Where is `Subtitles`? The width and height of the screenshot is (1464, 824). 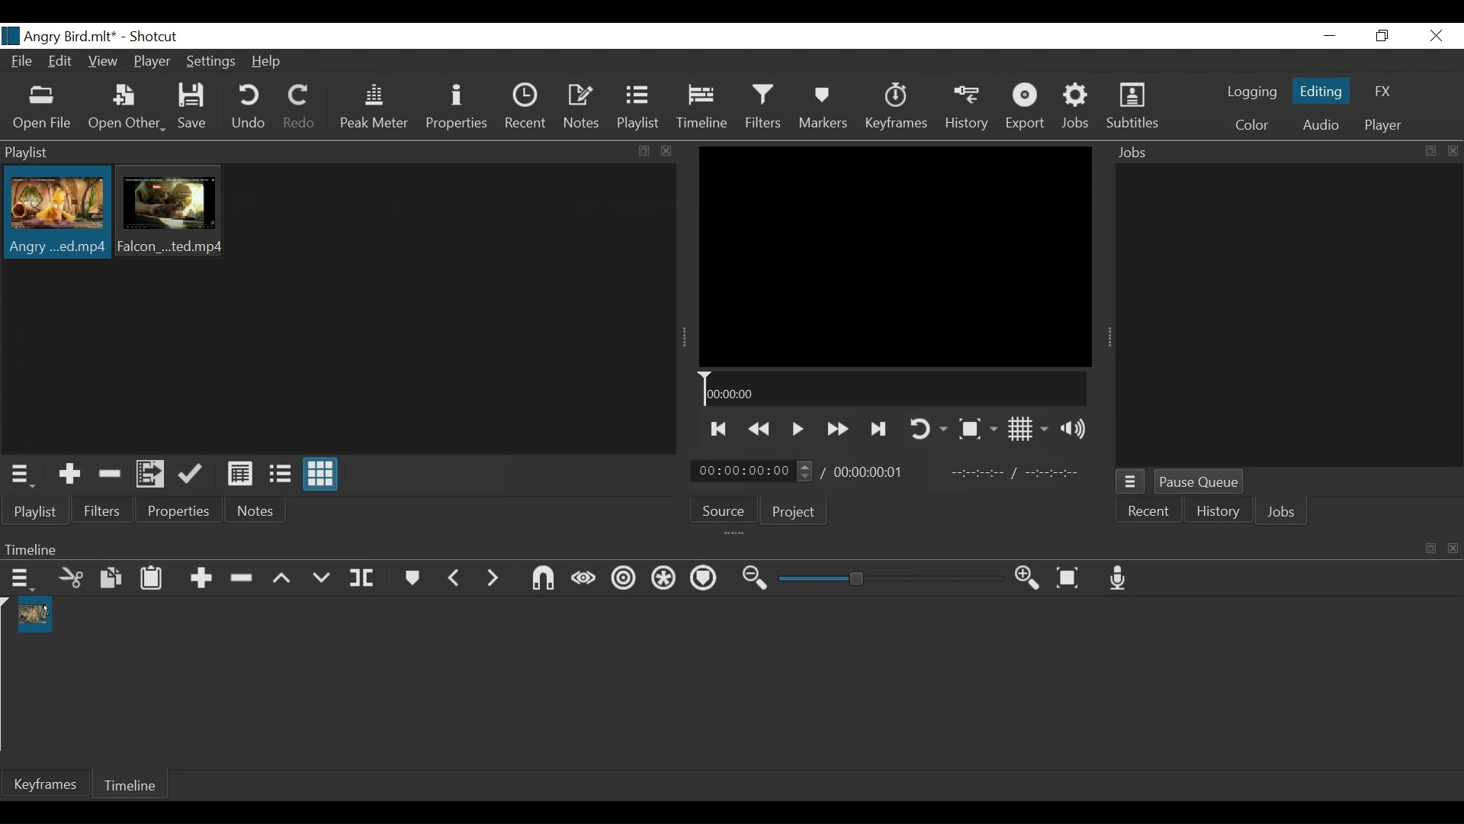
Subtitles is located at coordinates (1135, 108).